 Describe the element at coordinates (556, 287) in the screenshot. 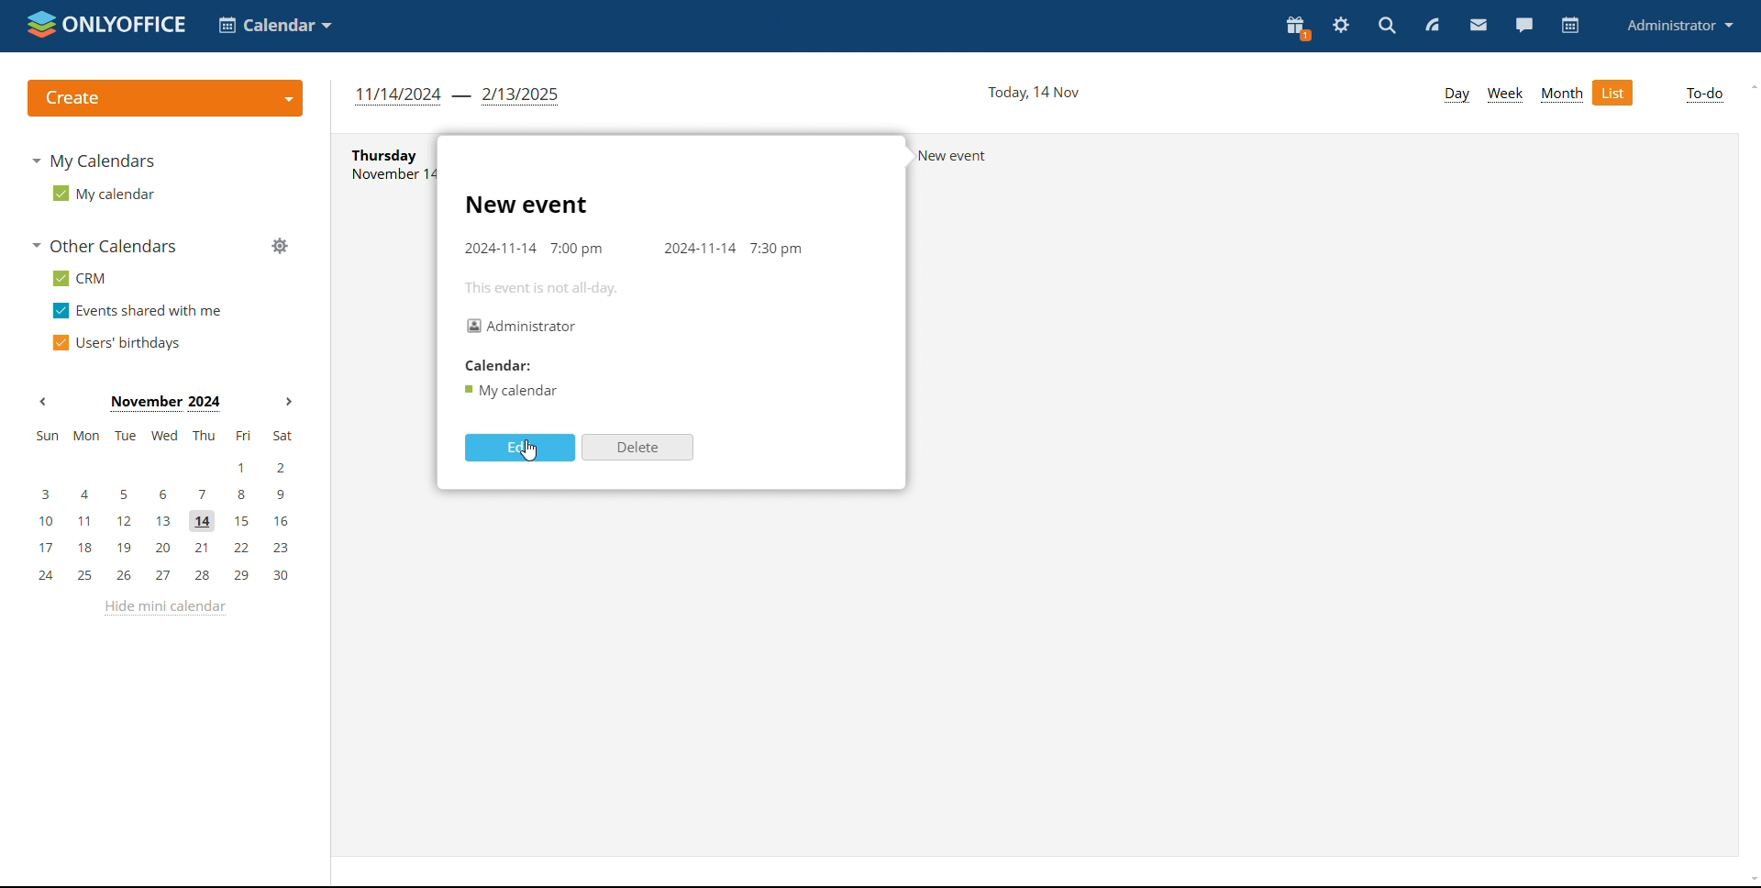

I see `this event is not all-day` at that location.